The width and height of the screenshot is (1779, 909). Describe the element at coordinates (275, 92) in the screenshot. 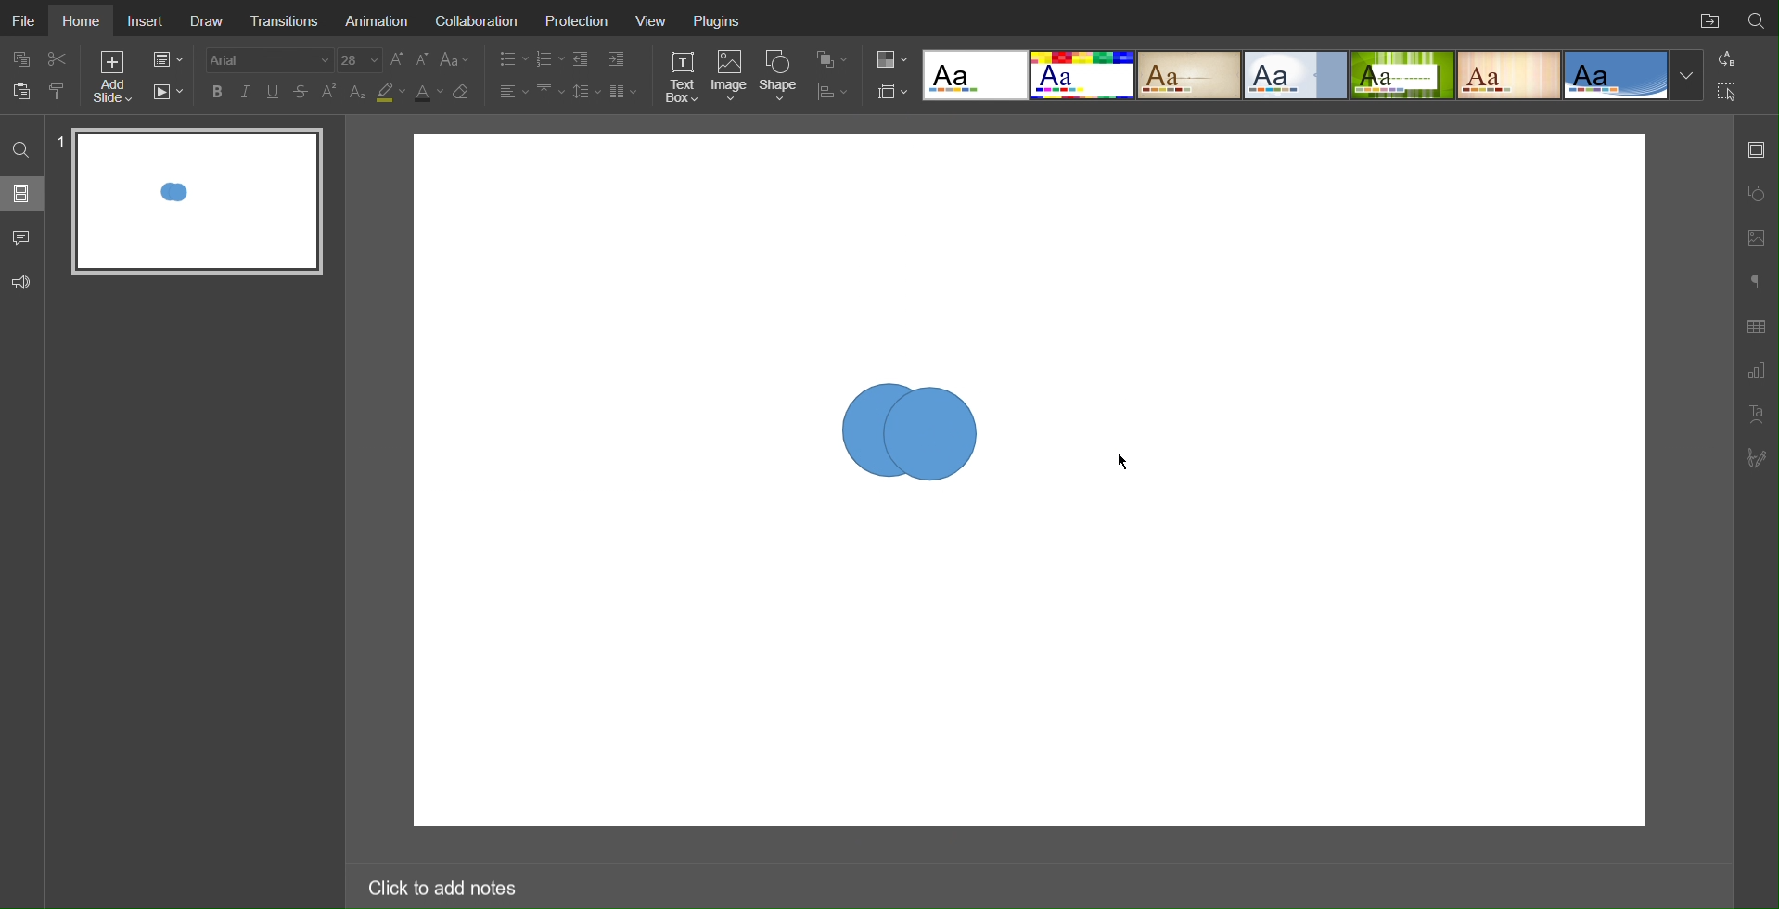

I see `Underline` at that location.